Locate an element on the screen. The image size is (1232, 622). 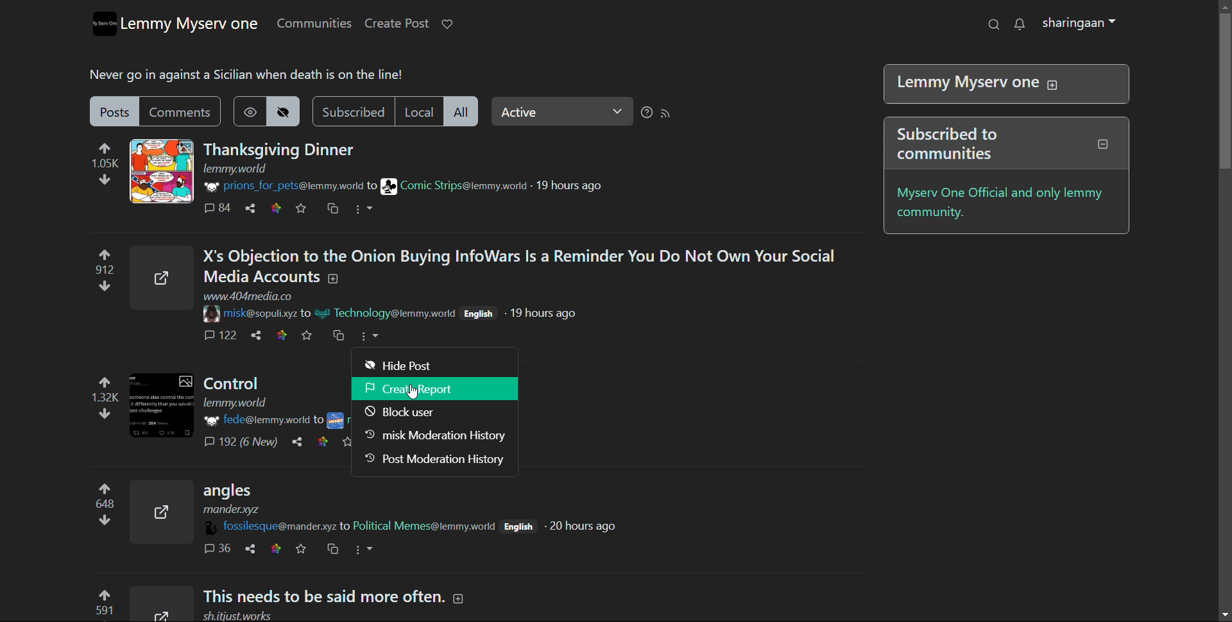
hide post is located at coordinates (434, 367).